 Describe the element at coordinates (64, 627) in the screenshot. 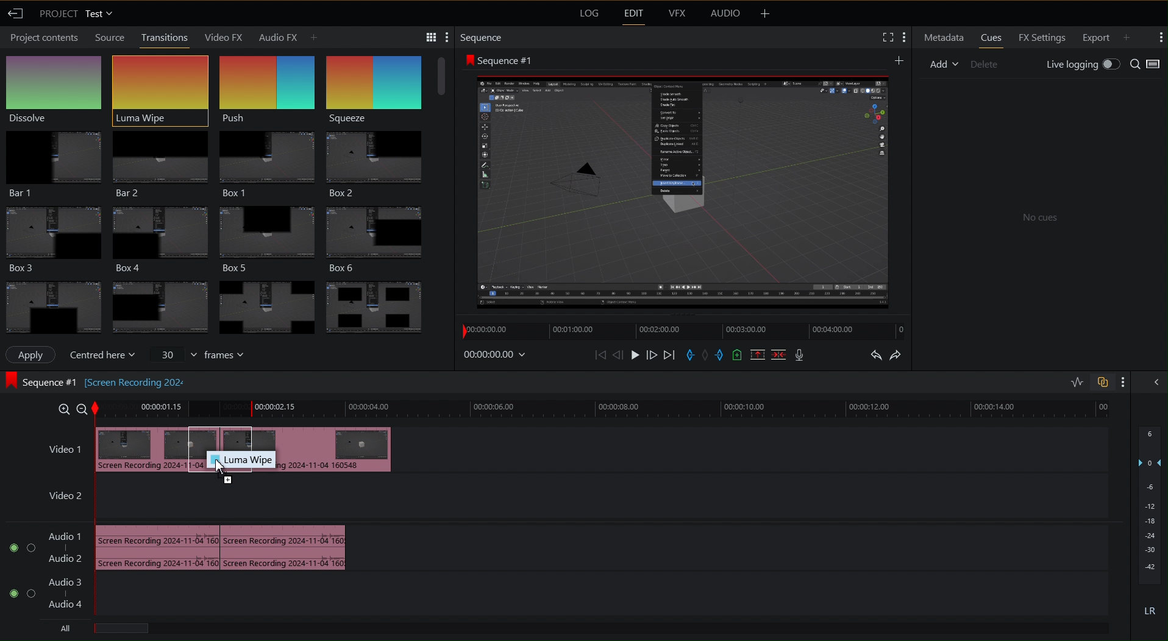

I see `All` at that location.